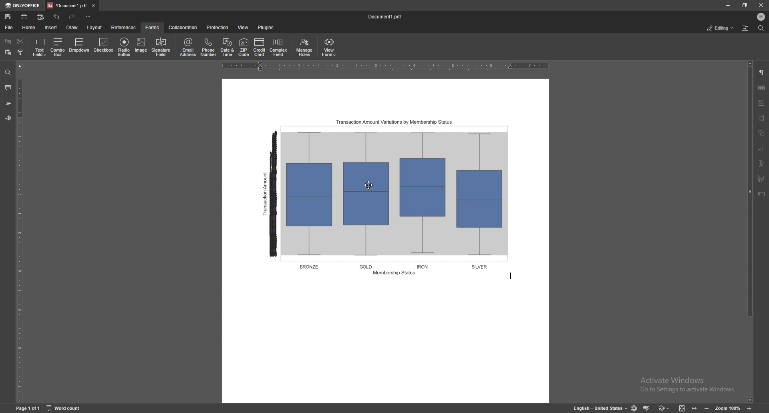  Describe the element at coordinates (386, 66) in the screenshot. I see `horizontal scale` at that location.